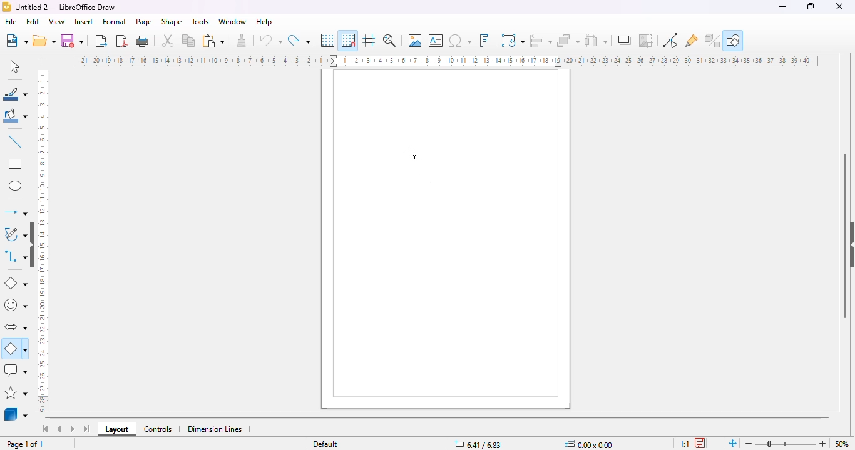 The height and width of the screenshot is (450, 855). Describe the element at coordinates (843, 236) in the screenshot. I see `vertical scroll bar` at that location.